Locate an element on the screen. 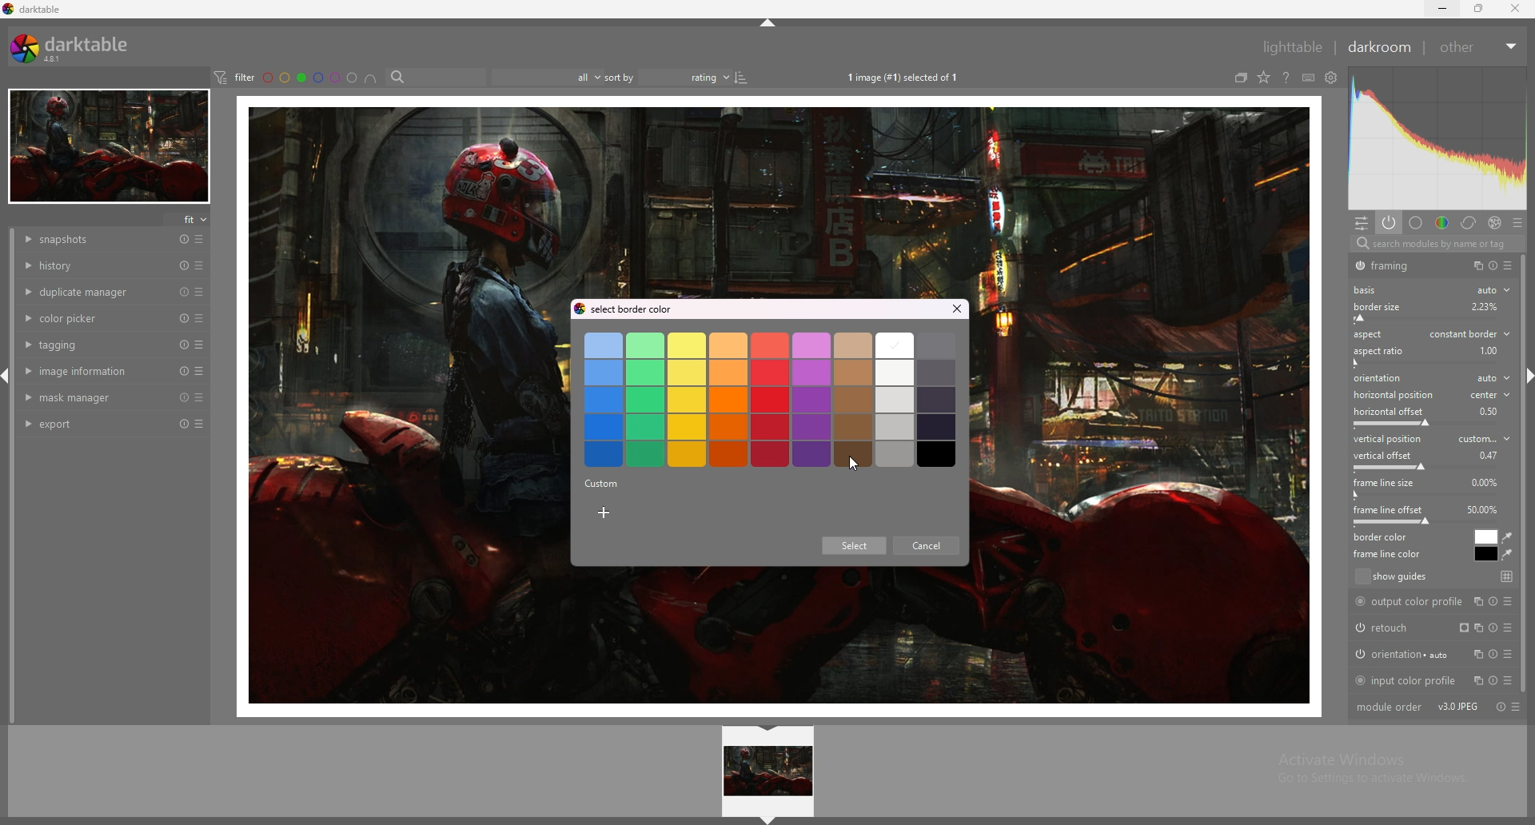 Image resolution: width=1535 pixels, height=825 pixels. percentage is located at coordinates (1489, 454).